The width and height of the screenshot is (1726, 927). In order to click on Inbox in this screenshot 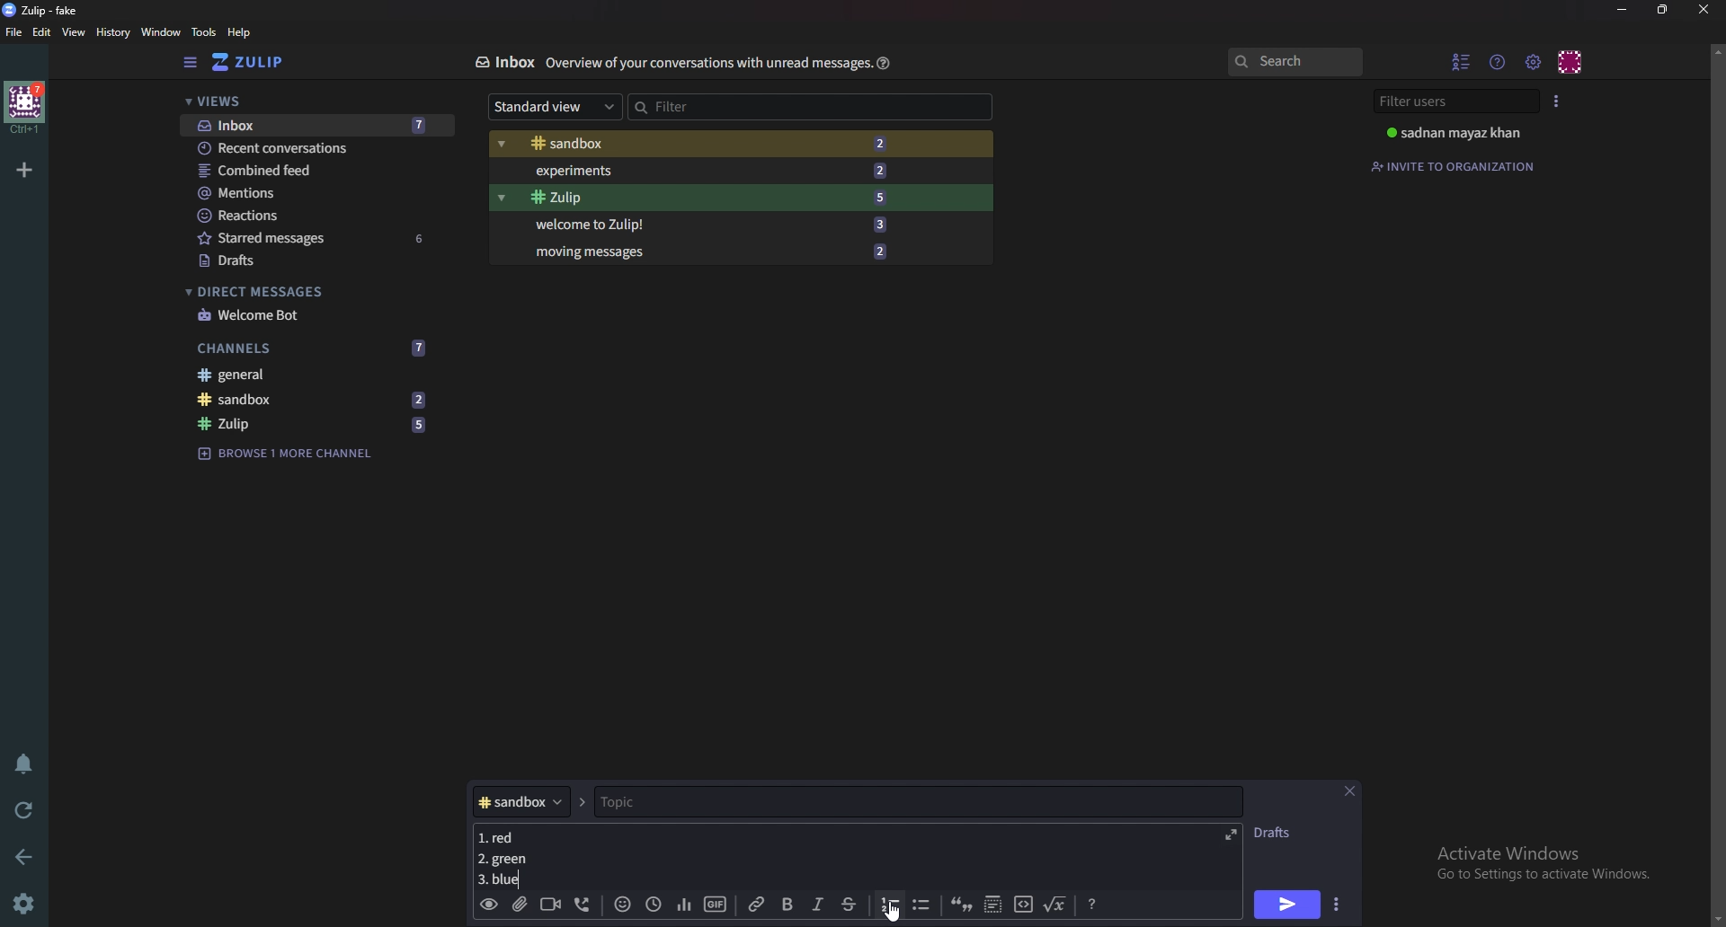, I will do `click(311, 125)`.